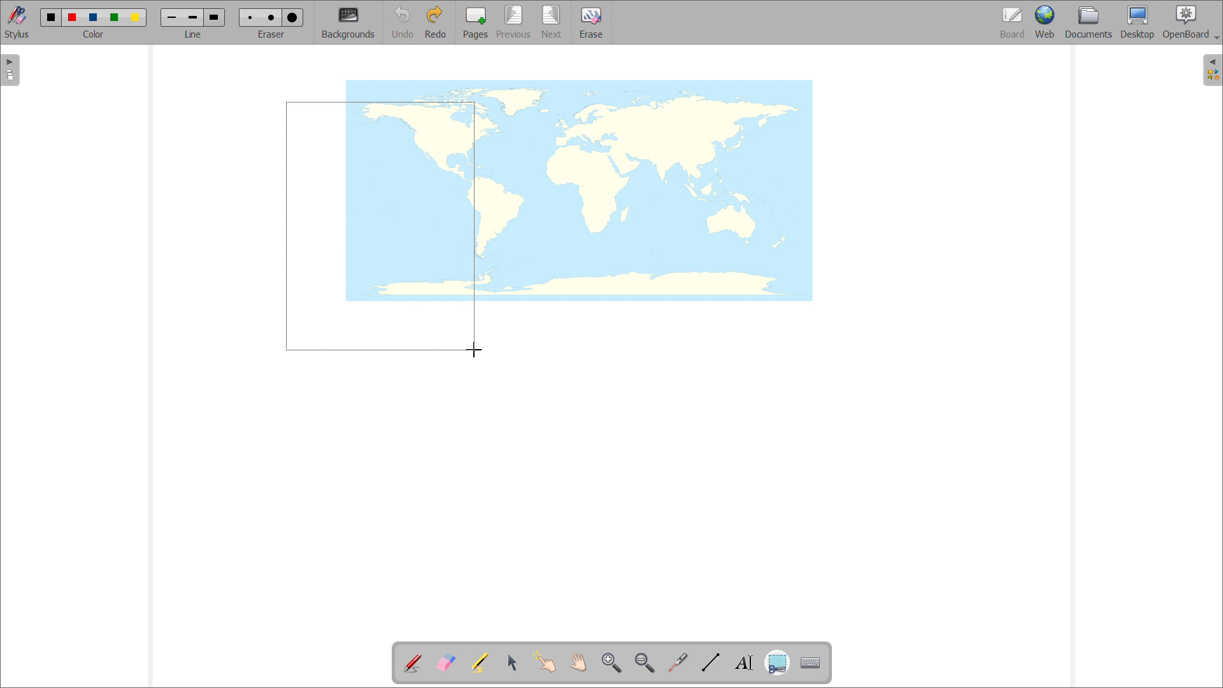 The width and height of the screenshot is (1223, 688). I want to click on redo, so click(435, 22).